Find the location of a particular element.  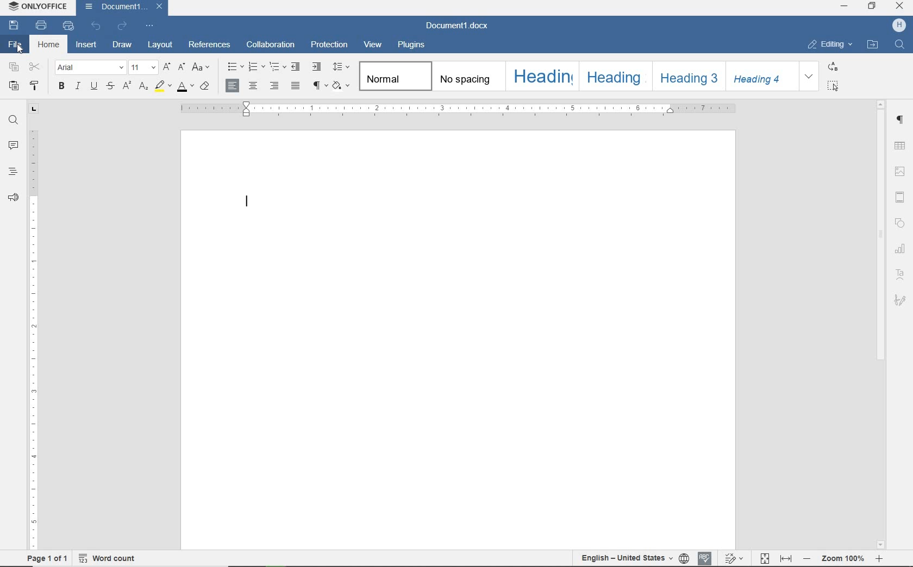

ruler is located at coordinates (458, 109).